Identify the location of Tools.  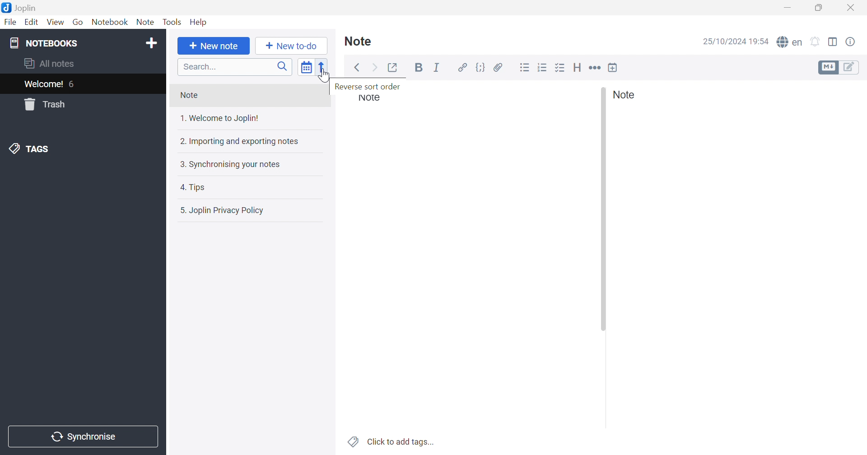
(172, 22).